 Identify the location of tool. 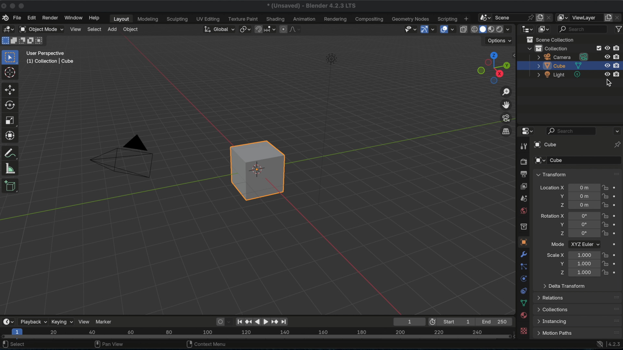
(522, 146).